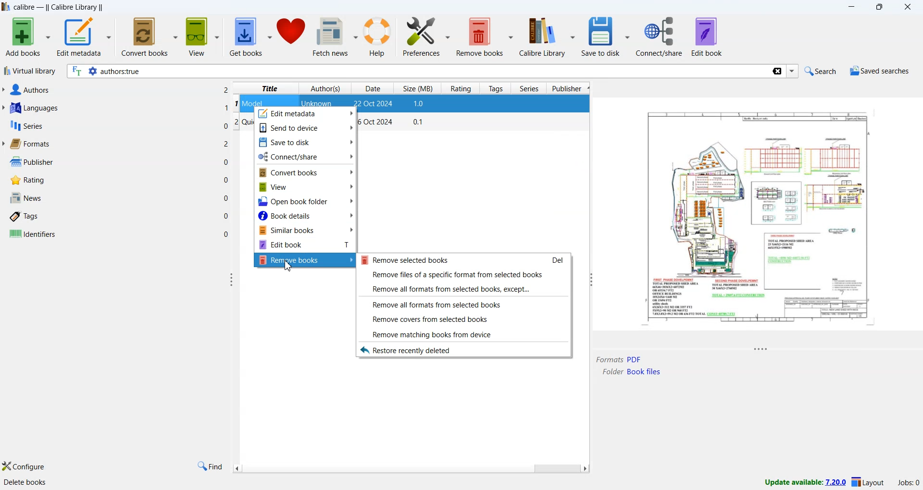 This screenshot has height=490, width=923. Describe the element at coordinates (549, 37) in the screenshot. I see `calibre library` at that location.